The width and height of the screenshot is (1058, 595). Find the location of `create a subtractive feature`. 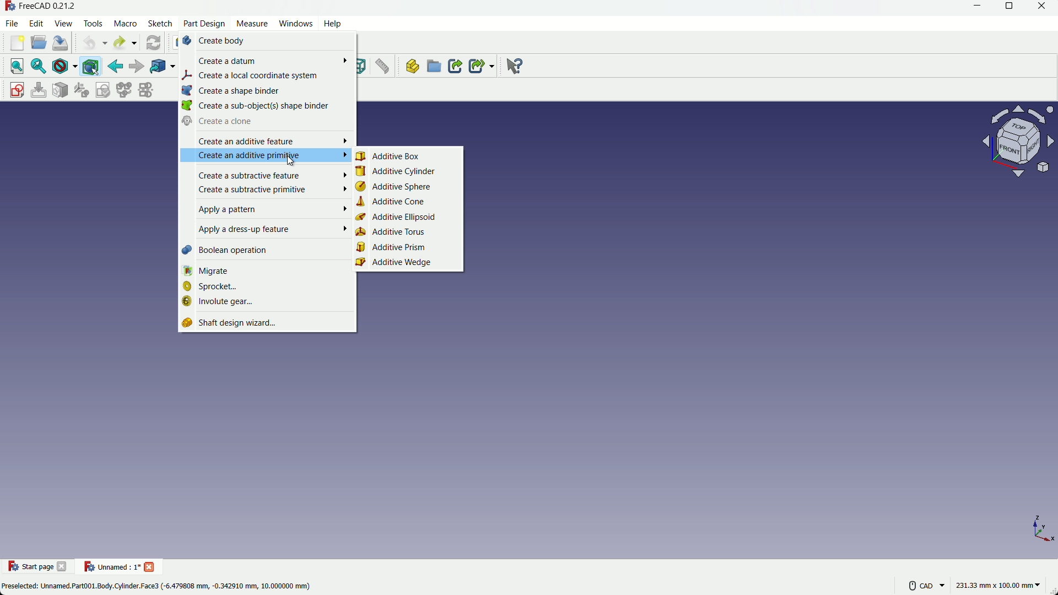

create a subtractive feature is located at coordinates (263, 174).